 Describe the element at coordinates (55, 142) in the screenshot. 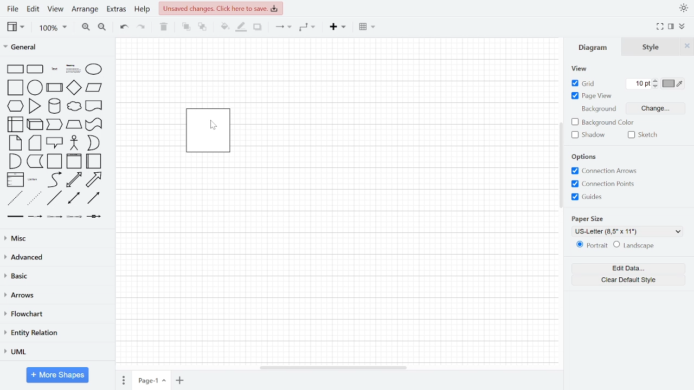

I see `callout` at that location.